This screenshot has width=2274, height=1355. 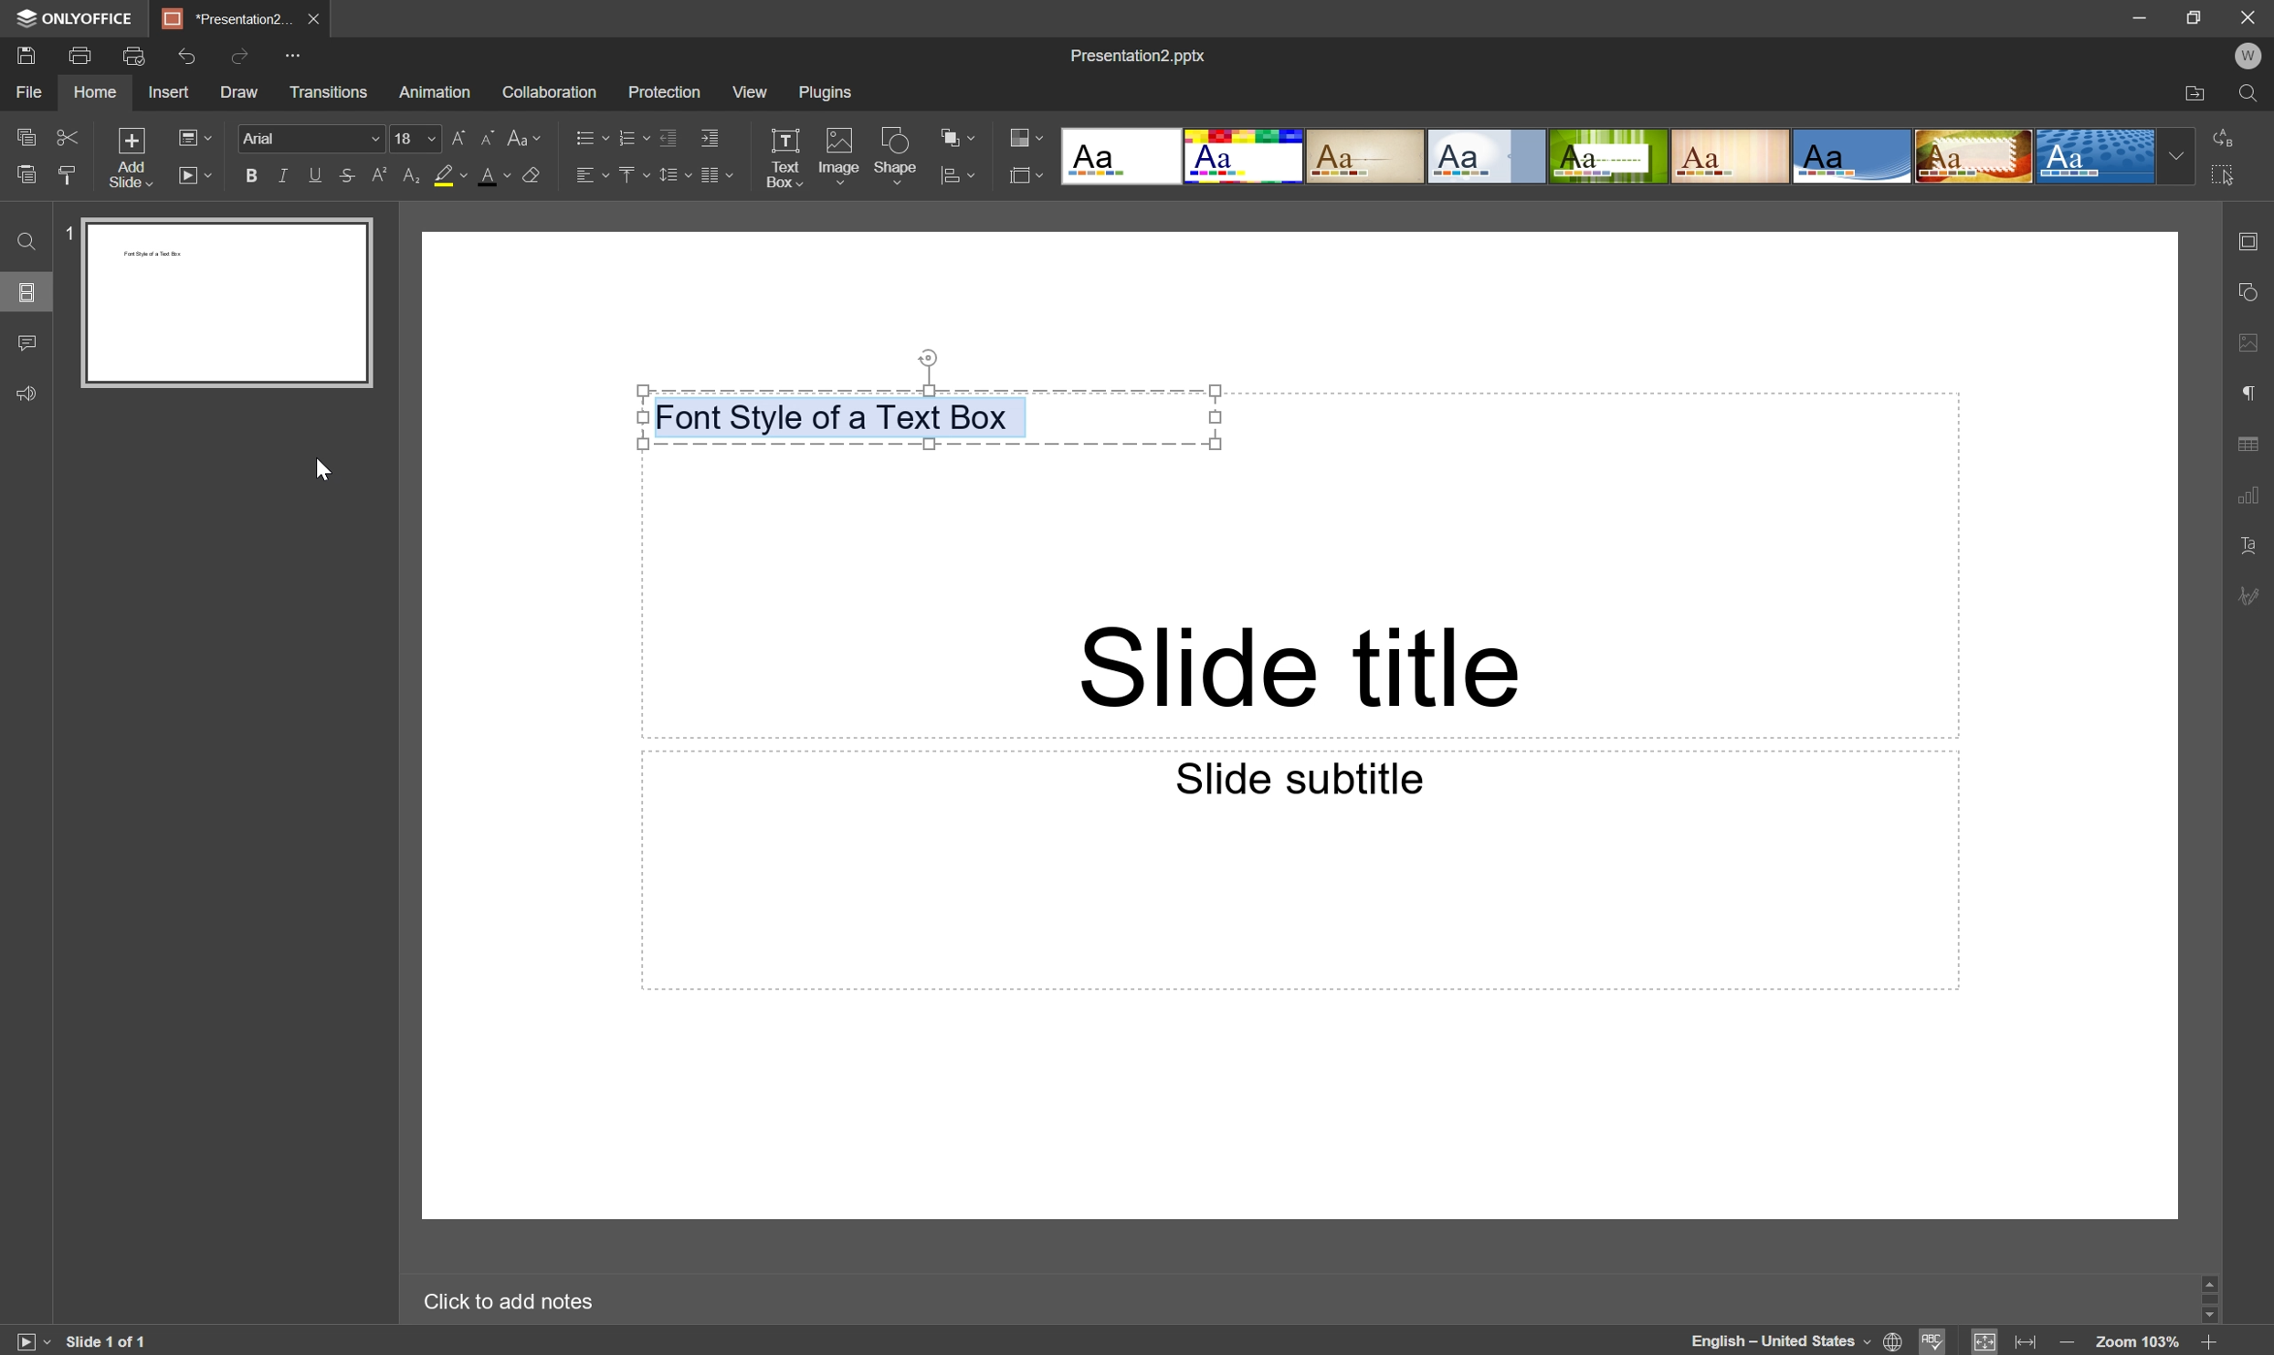 I want to click on Shape settings, so click(x=2253, y=294).